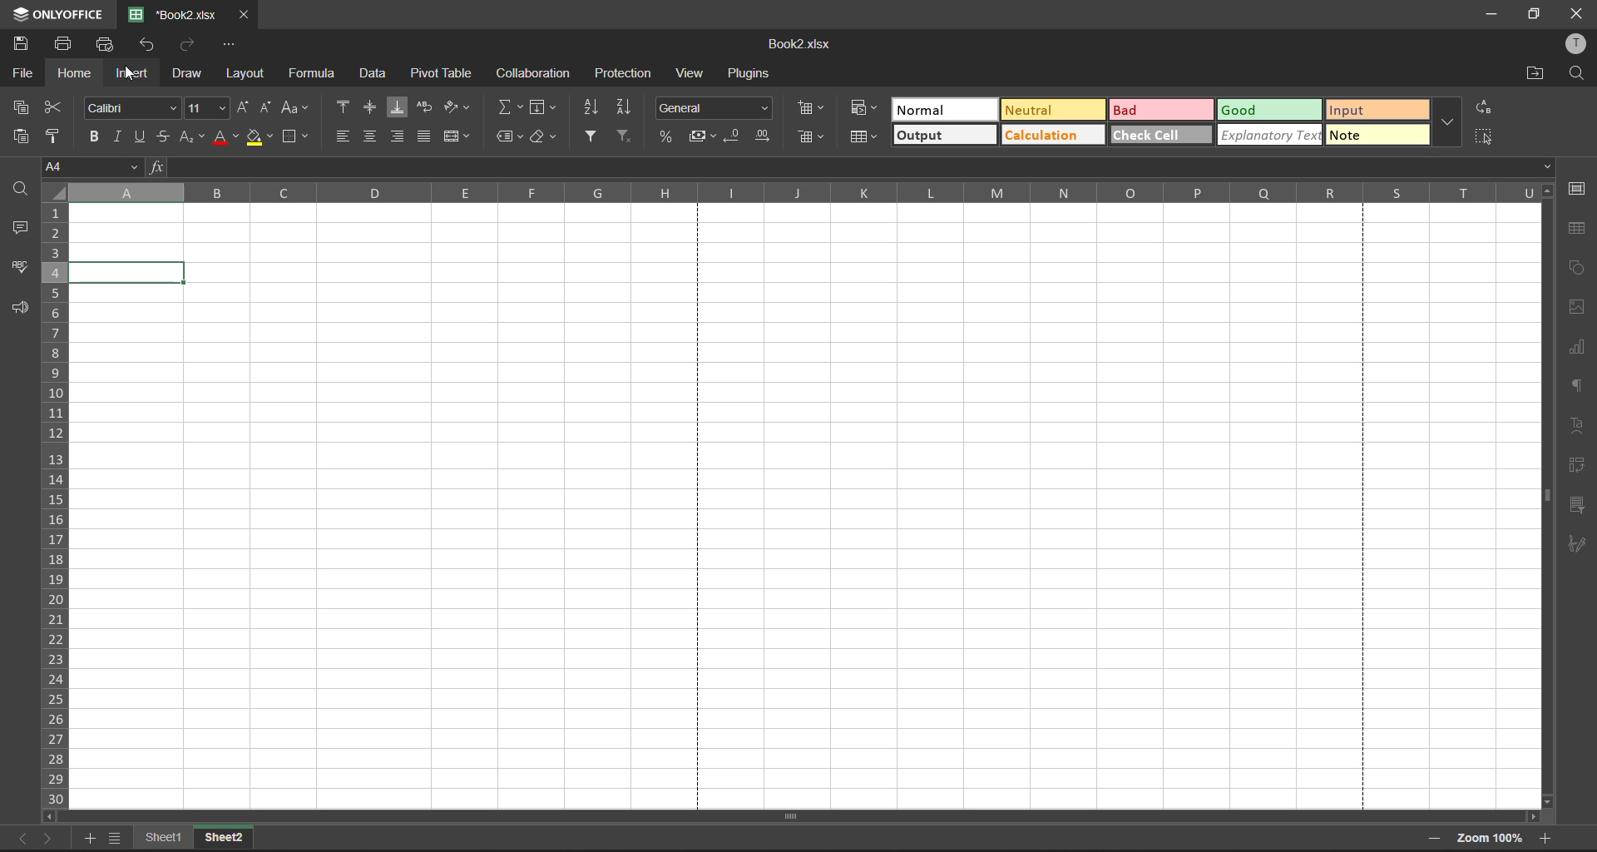 This screenshot has height=852, width=1597. Describe the element at coordinates (116, 136) in the screenshot. I see `italic` at that location.